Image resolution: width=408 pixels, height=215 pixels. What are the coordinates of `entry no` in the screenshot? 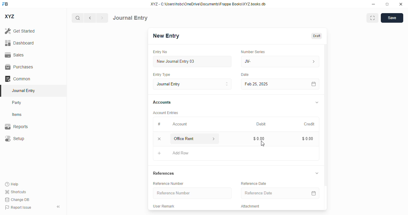 It's located at (160, 52).